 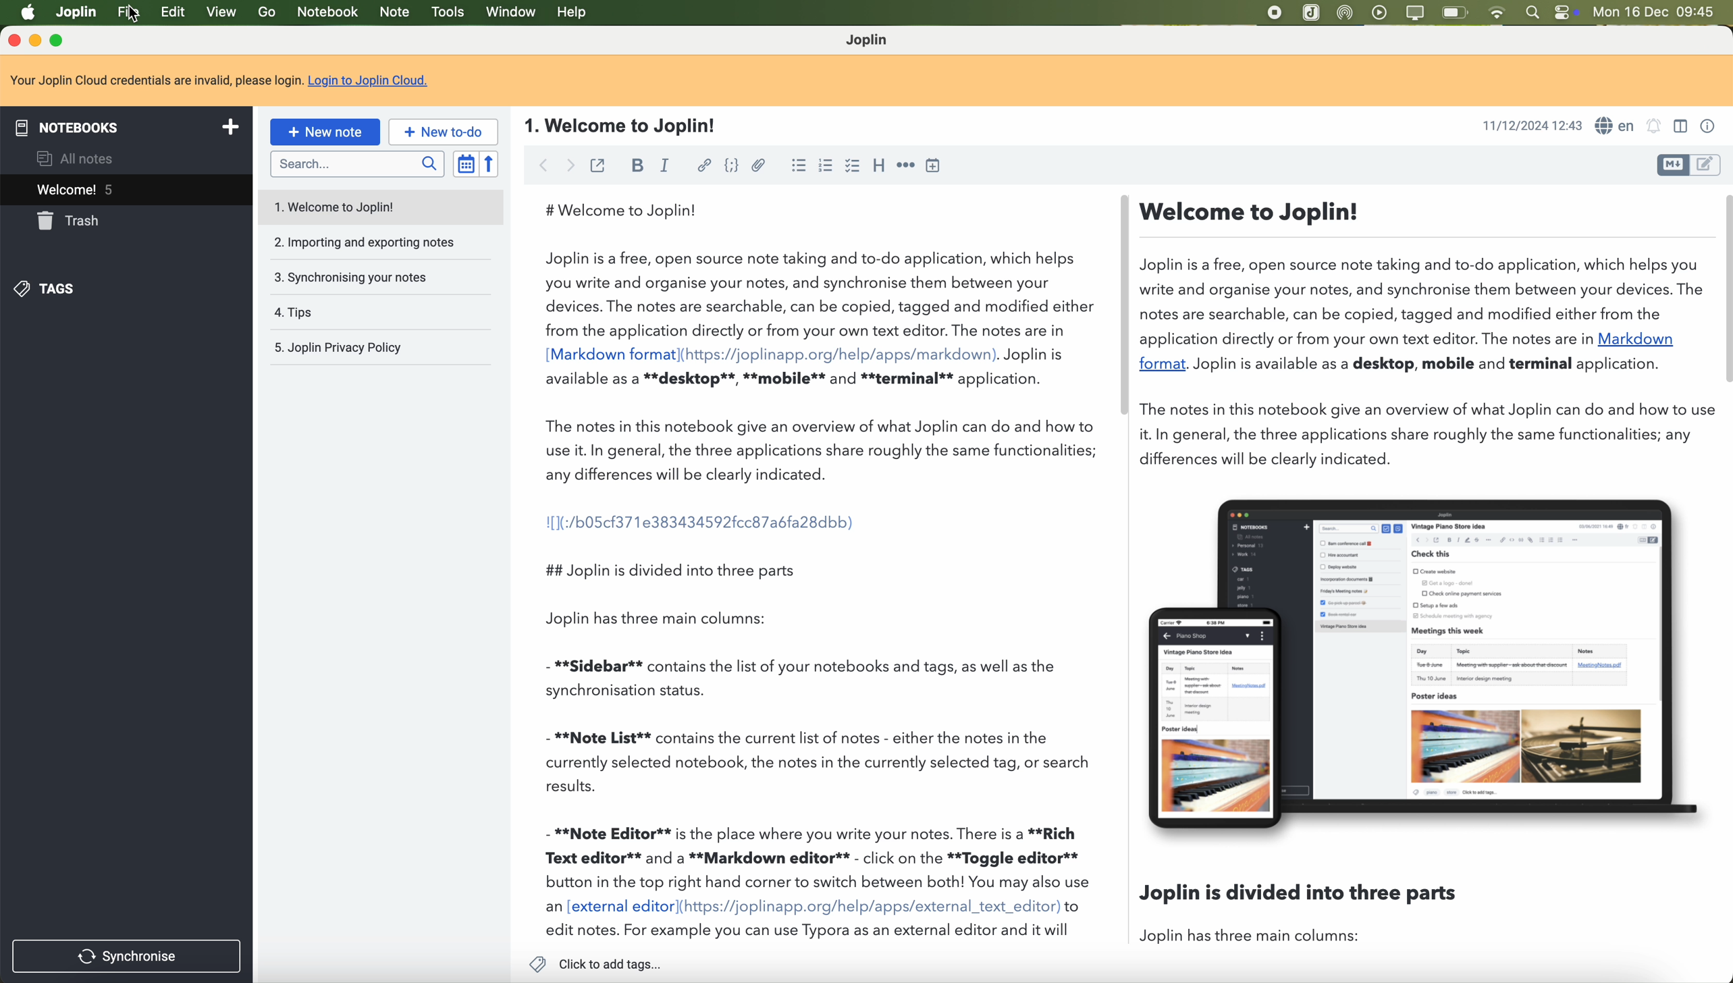 What do you see at coordinates (11, 41) in the screenshot?
I see ` close program` at bounding box center [11, 41].